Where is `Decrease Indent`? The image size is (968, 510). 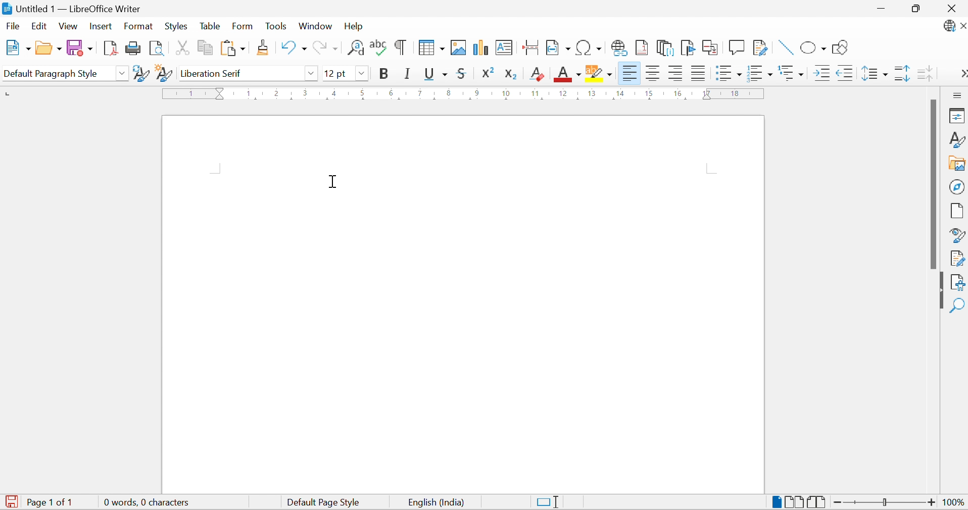 Decrease Indent is located at coordinates (845, 74).